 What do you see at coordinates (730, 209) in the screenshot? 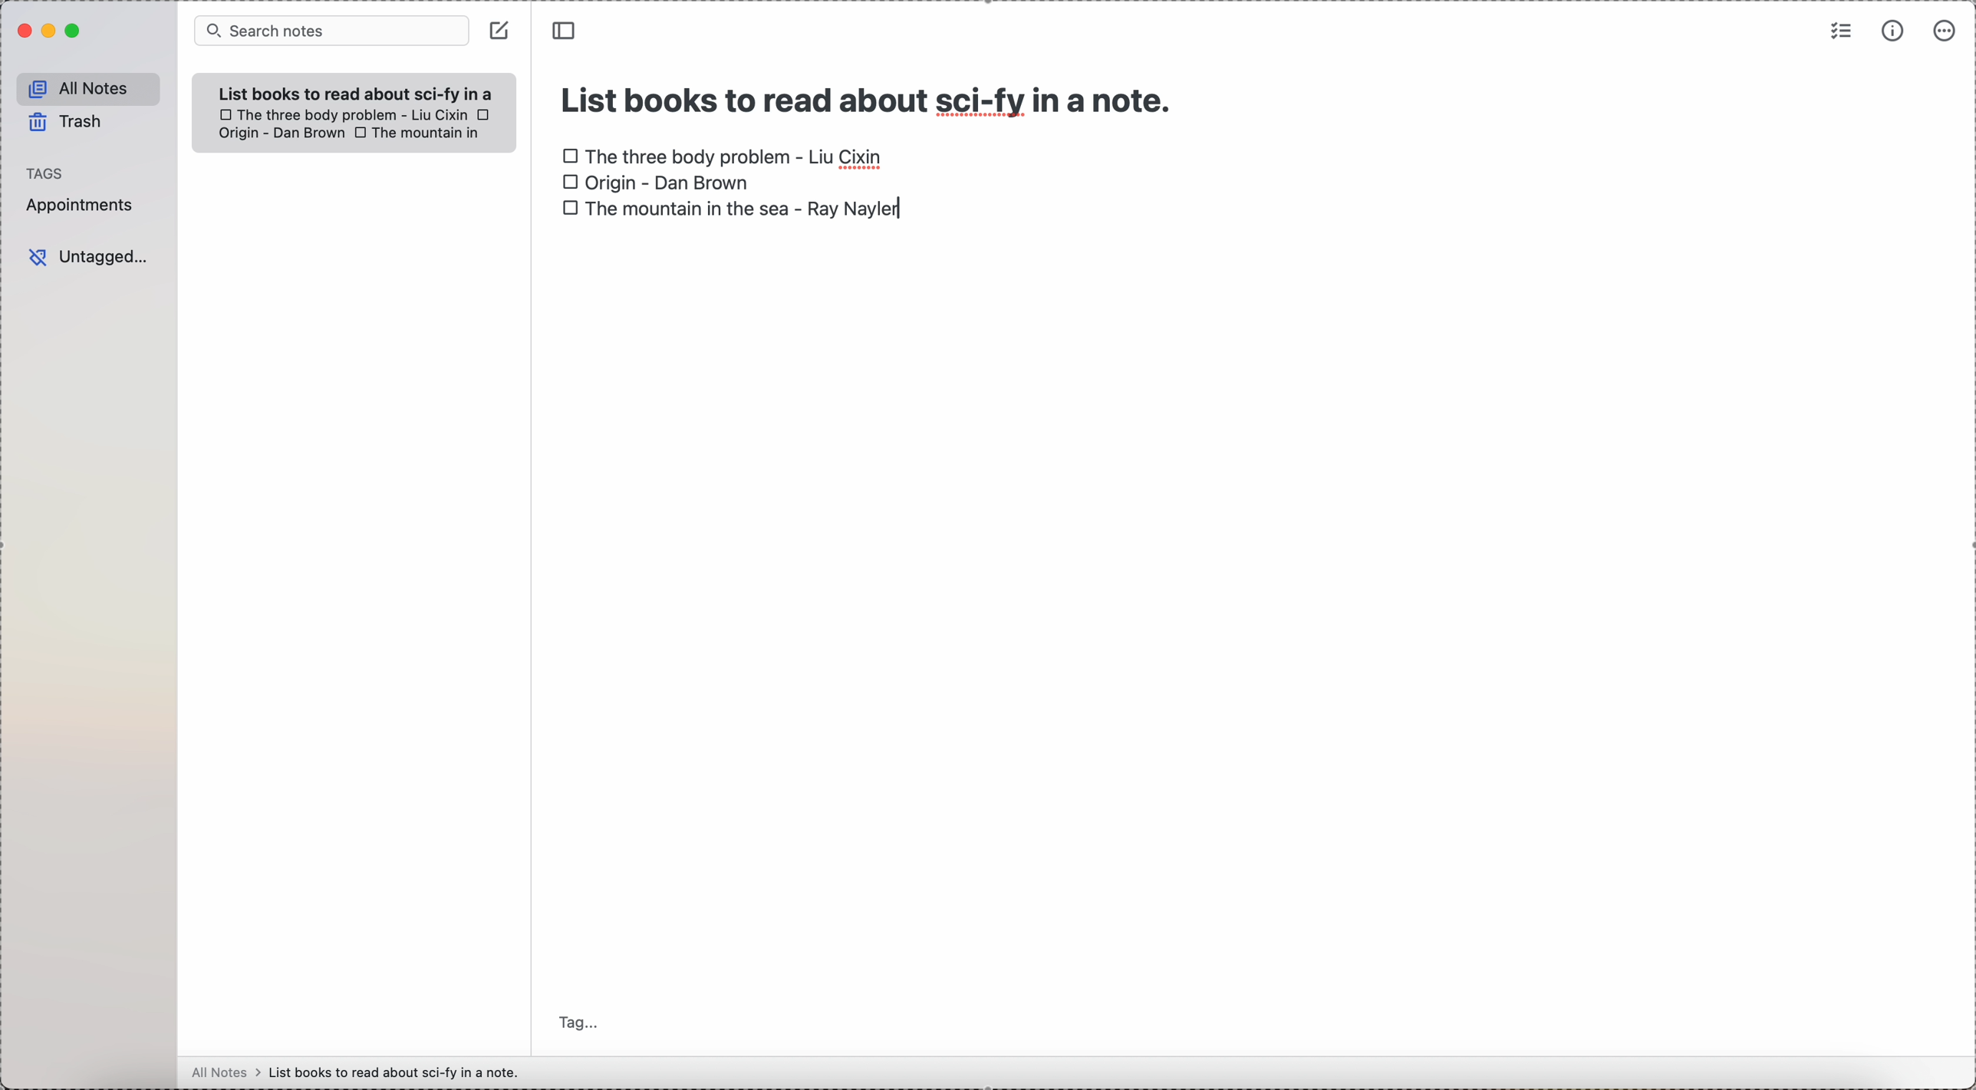
I see `checkbox The mountain in the sea` at bounding box center [730, 209].